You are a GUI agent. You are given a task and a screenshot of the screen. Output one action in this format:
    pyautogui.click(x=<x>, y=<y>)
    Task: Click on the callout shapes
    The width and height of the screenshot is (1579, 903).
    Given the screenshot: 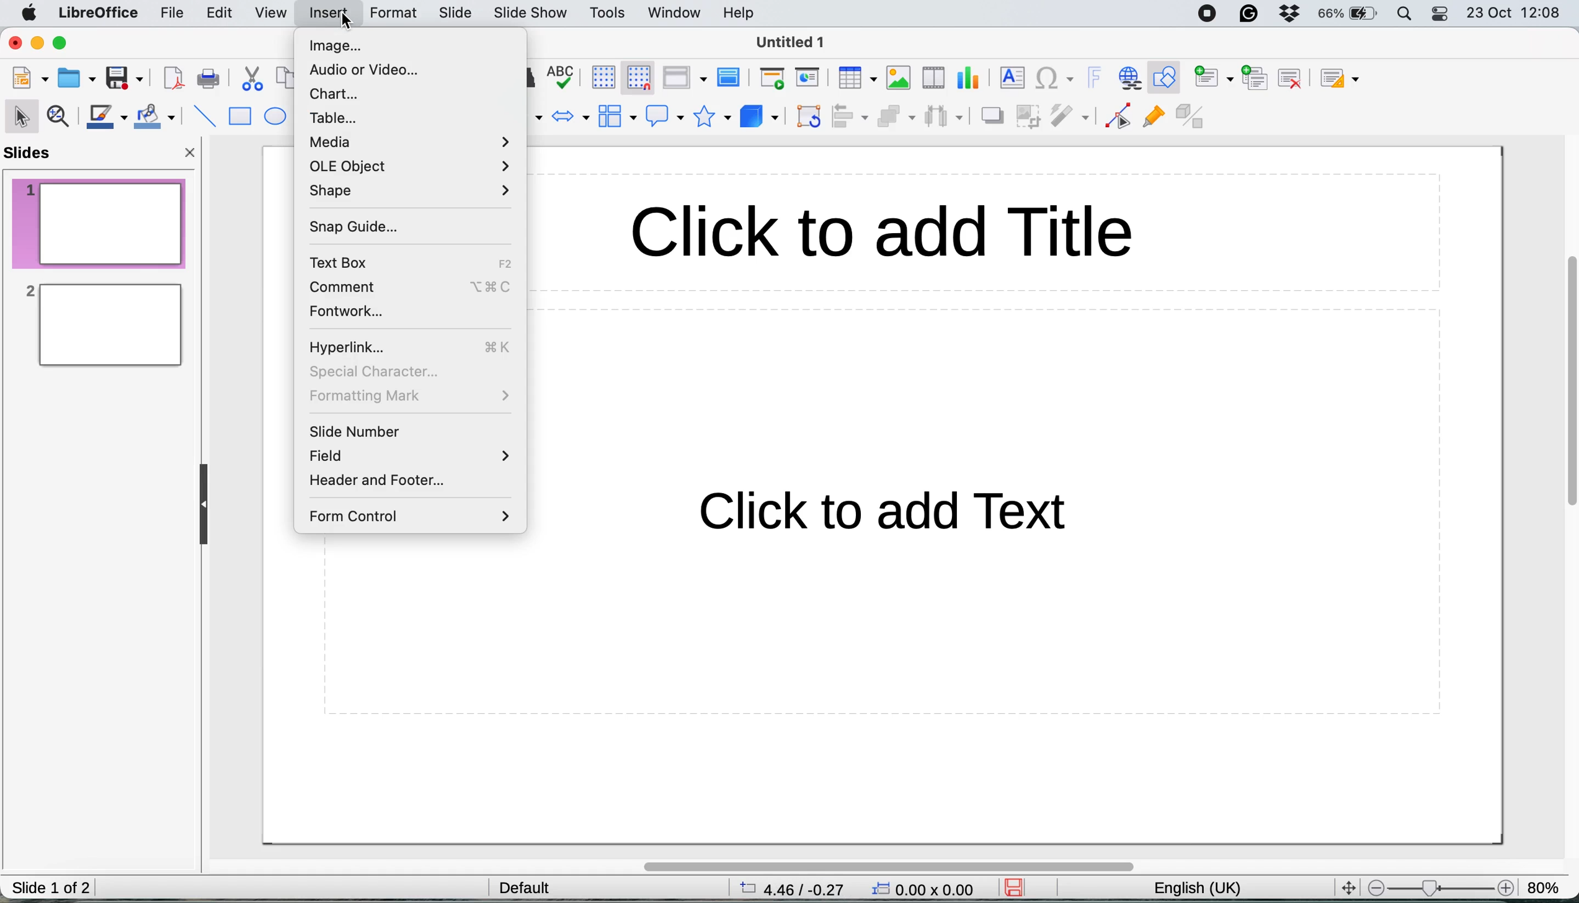 What is the action you would take?
    pyautogui.click(x=661, y=115)
    